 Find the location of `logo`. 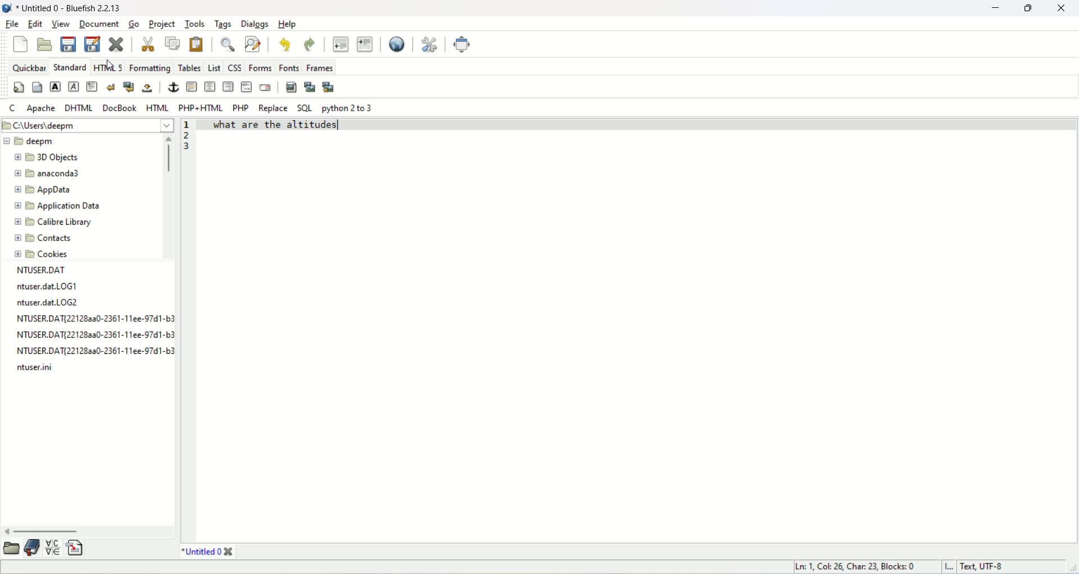

logo is located at coordinates (7, 8).